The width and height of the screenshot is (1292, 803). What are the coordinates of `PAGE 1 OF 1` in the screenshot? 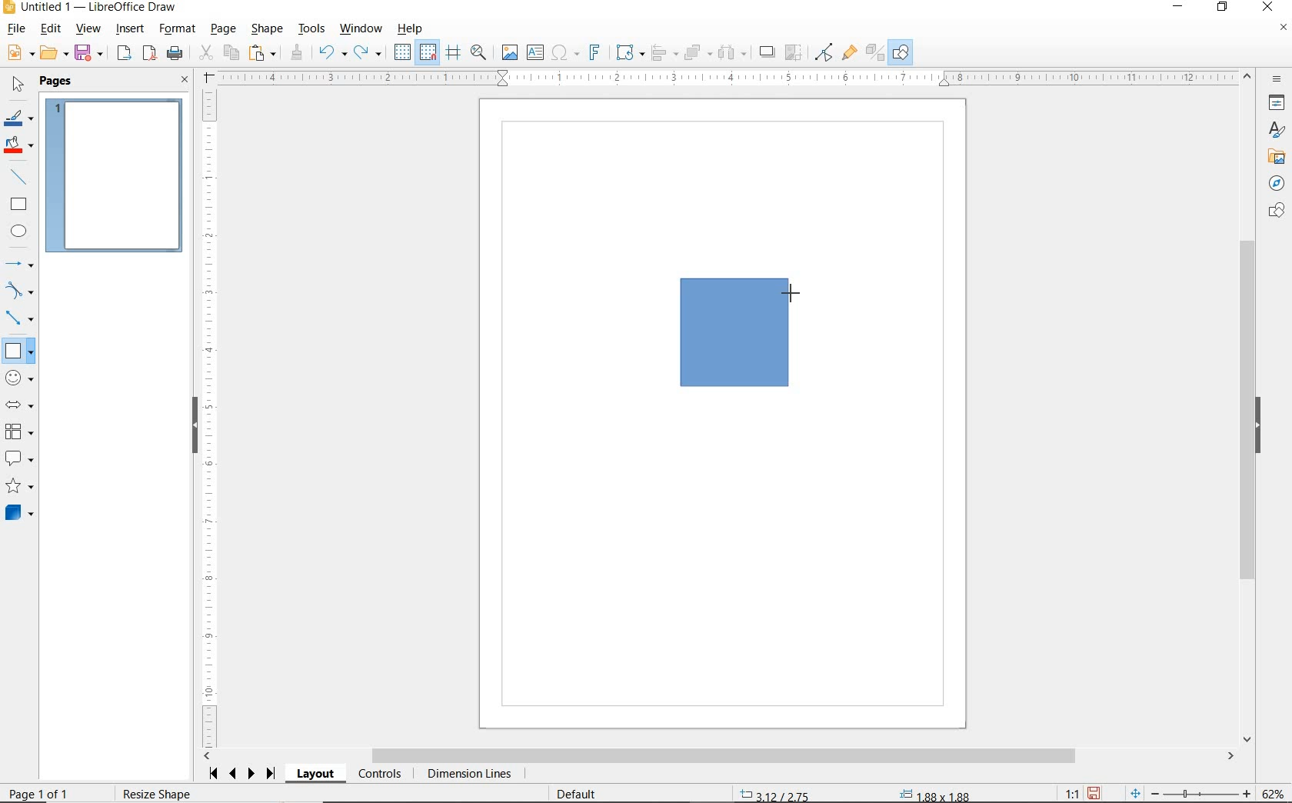 It's located at (39, 795).